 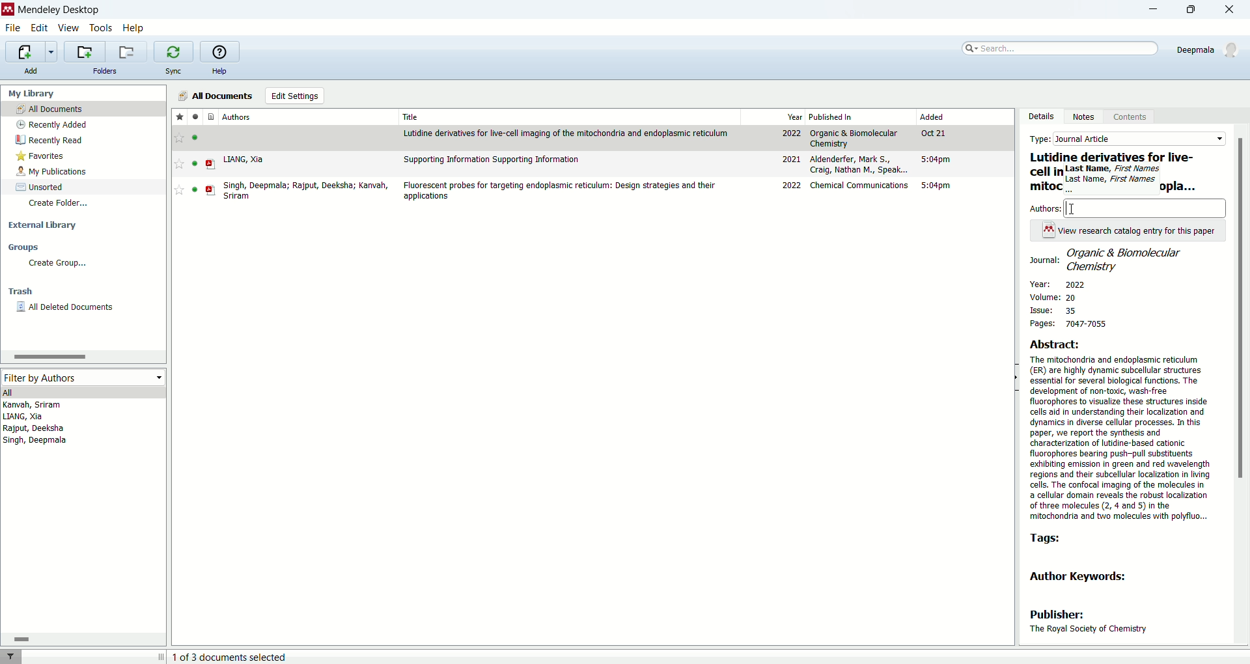 I want to click on View research catalog entry for this paper, so click(x=1137, y=230).